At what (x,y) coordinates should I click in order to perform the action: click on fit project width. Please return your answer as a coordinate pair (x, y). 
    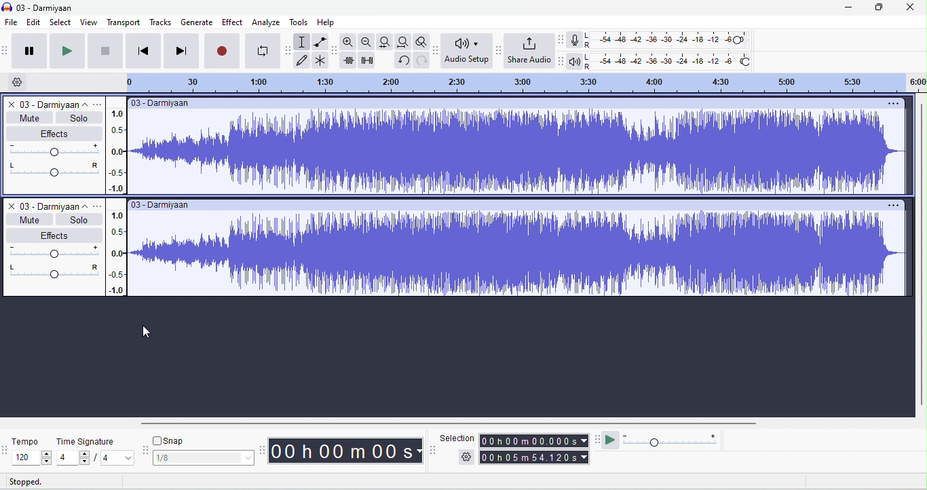
    Looking at the image, I should click on (402, 43).